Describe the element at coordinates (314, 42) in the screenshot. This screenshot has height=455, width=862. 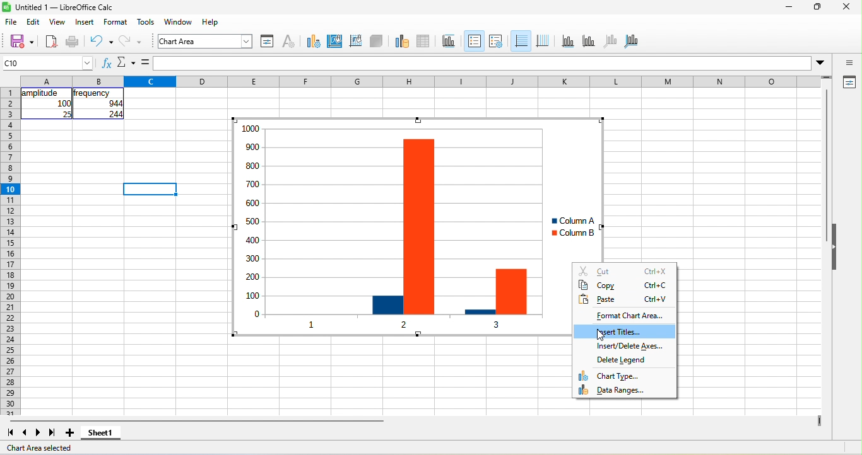
I see `chart type` at that location.